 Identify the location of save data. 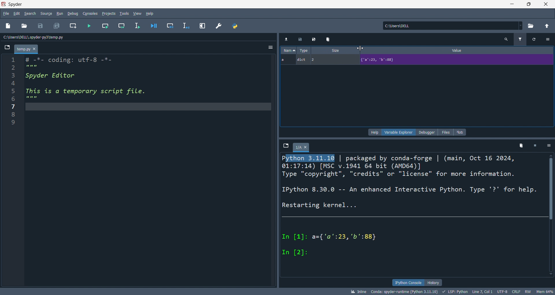
(299, 40).